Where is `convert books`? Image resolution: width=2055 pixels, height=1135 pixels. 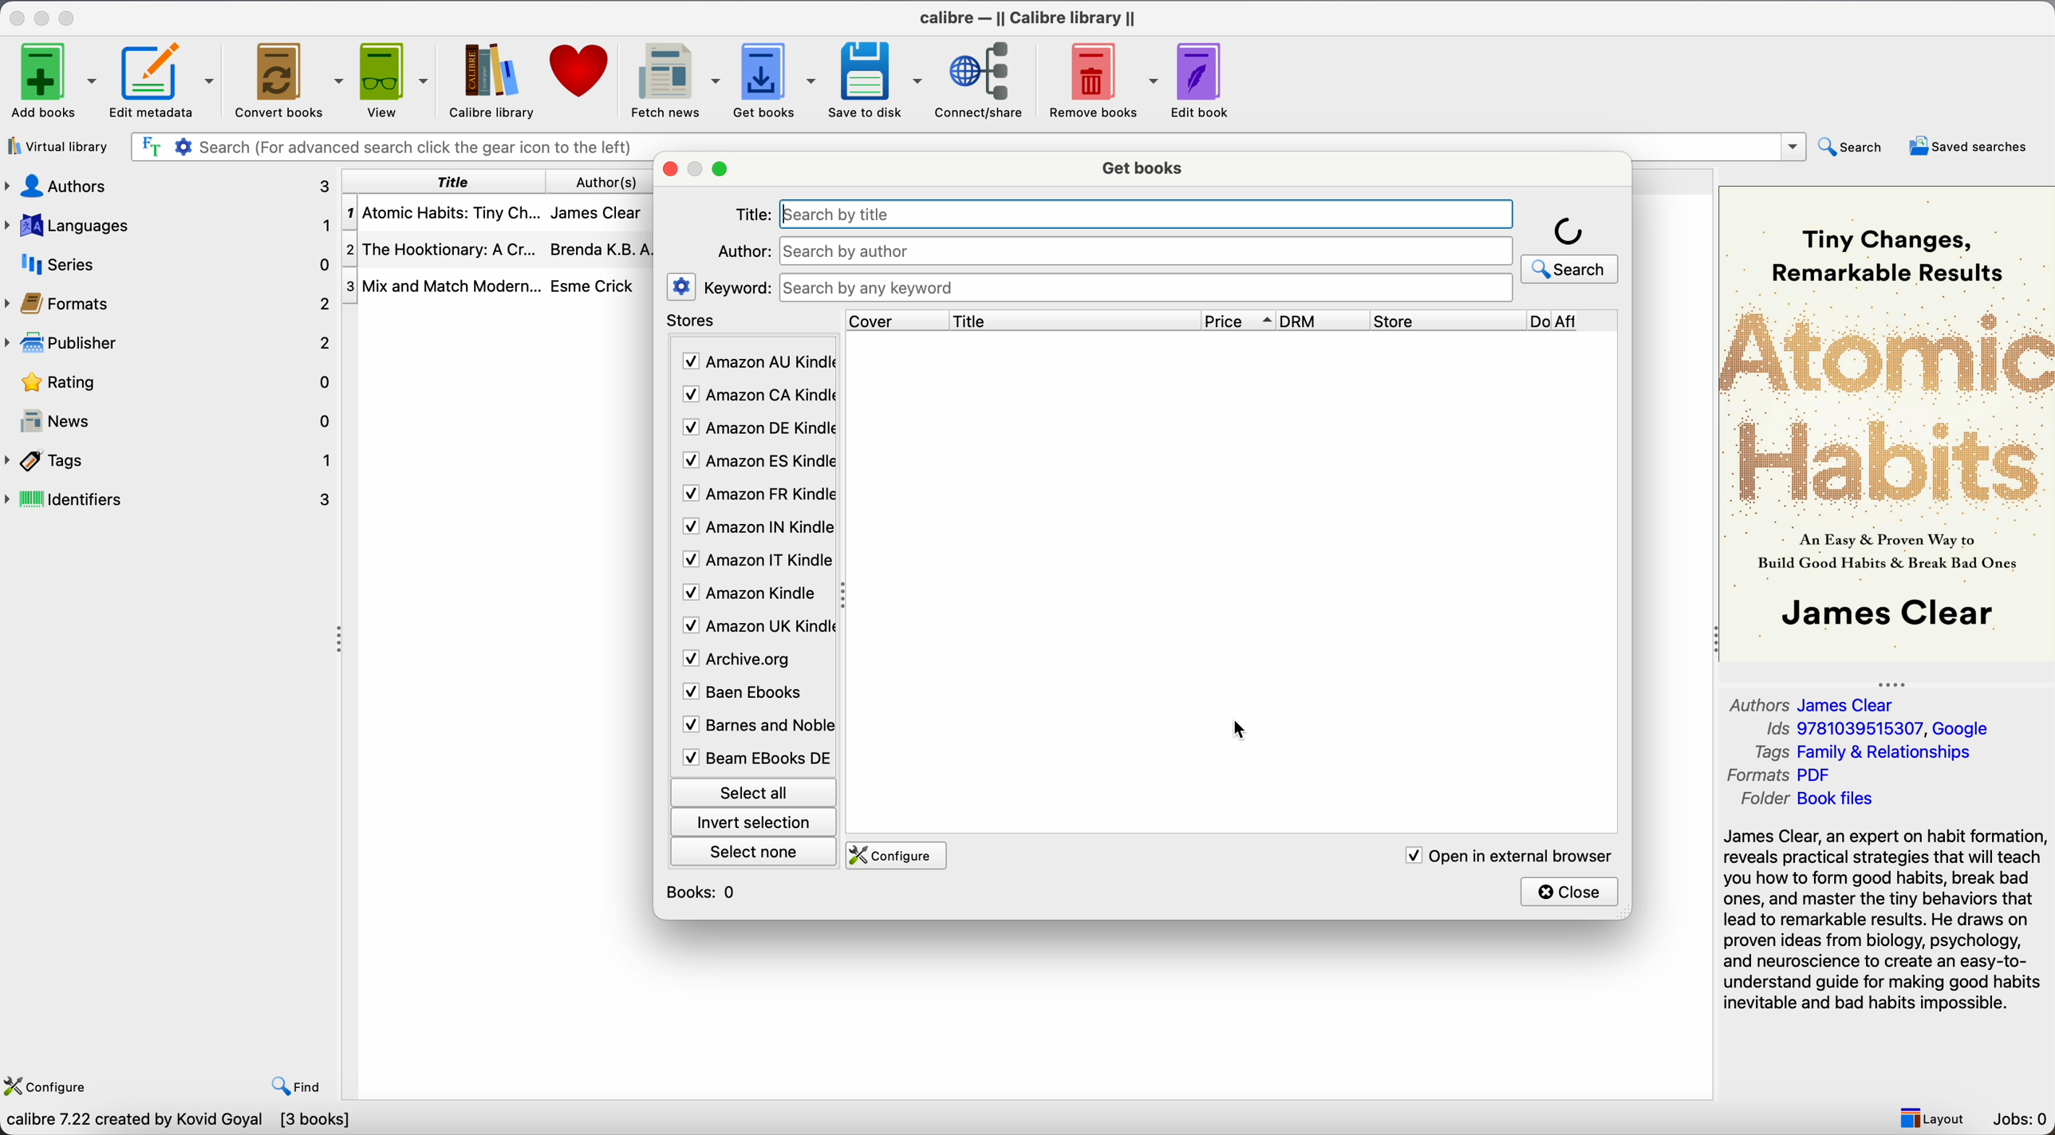
convert books is located at coordinates (287, 79).